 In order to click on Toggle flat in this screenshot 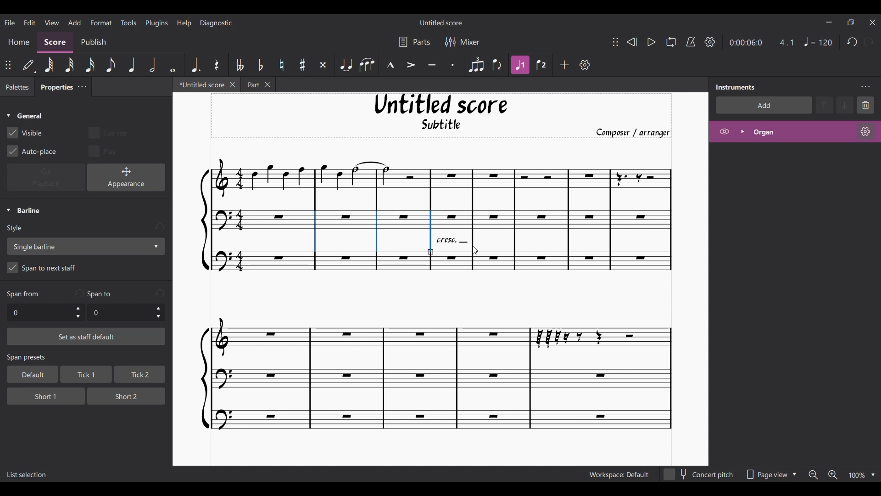, I will do `click(260, 65)`.